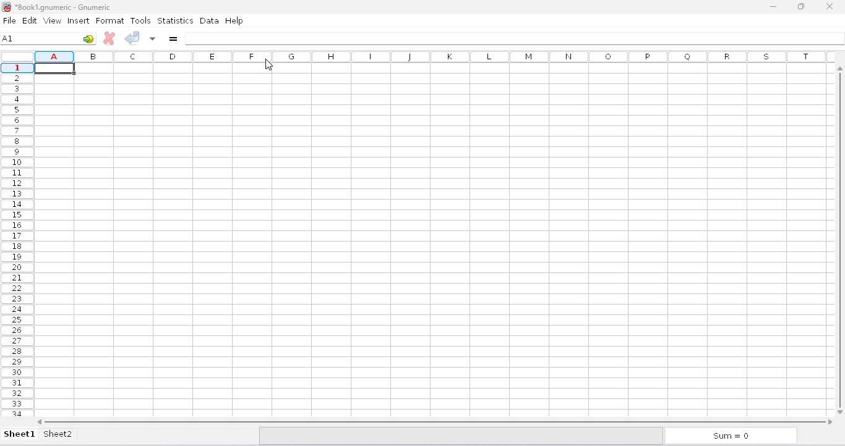 The height and width of the screenshot is (446, 845). What do you see at coordinates (109, 38) in the screenshot?
I see `cancel change` at bounding box center [109, 38].